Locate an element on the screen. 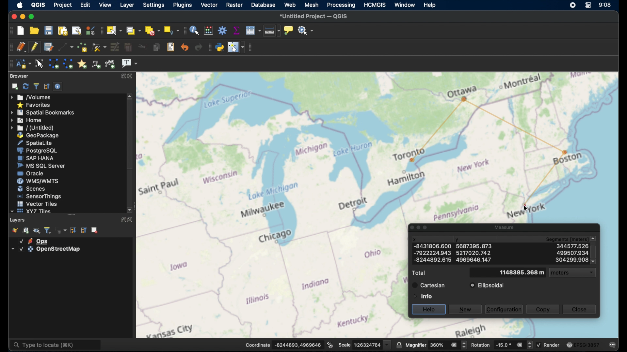  total is located at coordinates (418, 273).